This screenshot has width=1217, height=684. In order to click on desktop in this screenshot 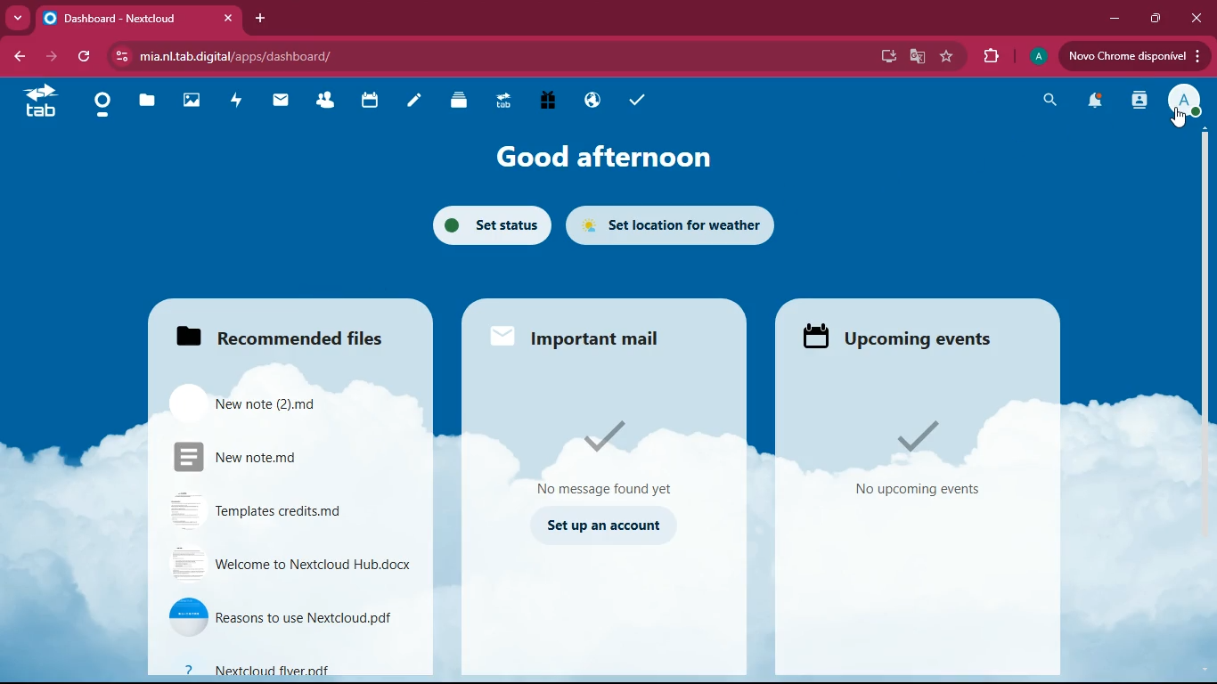, I will do `click(884, 57)`.